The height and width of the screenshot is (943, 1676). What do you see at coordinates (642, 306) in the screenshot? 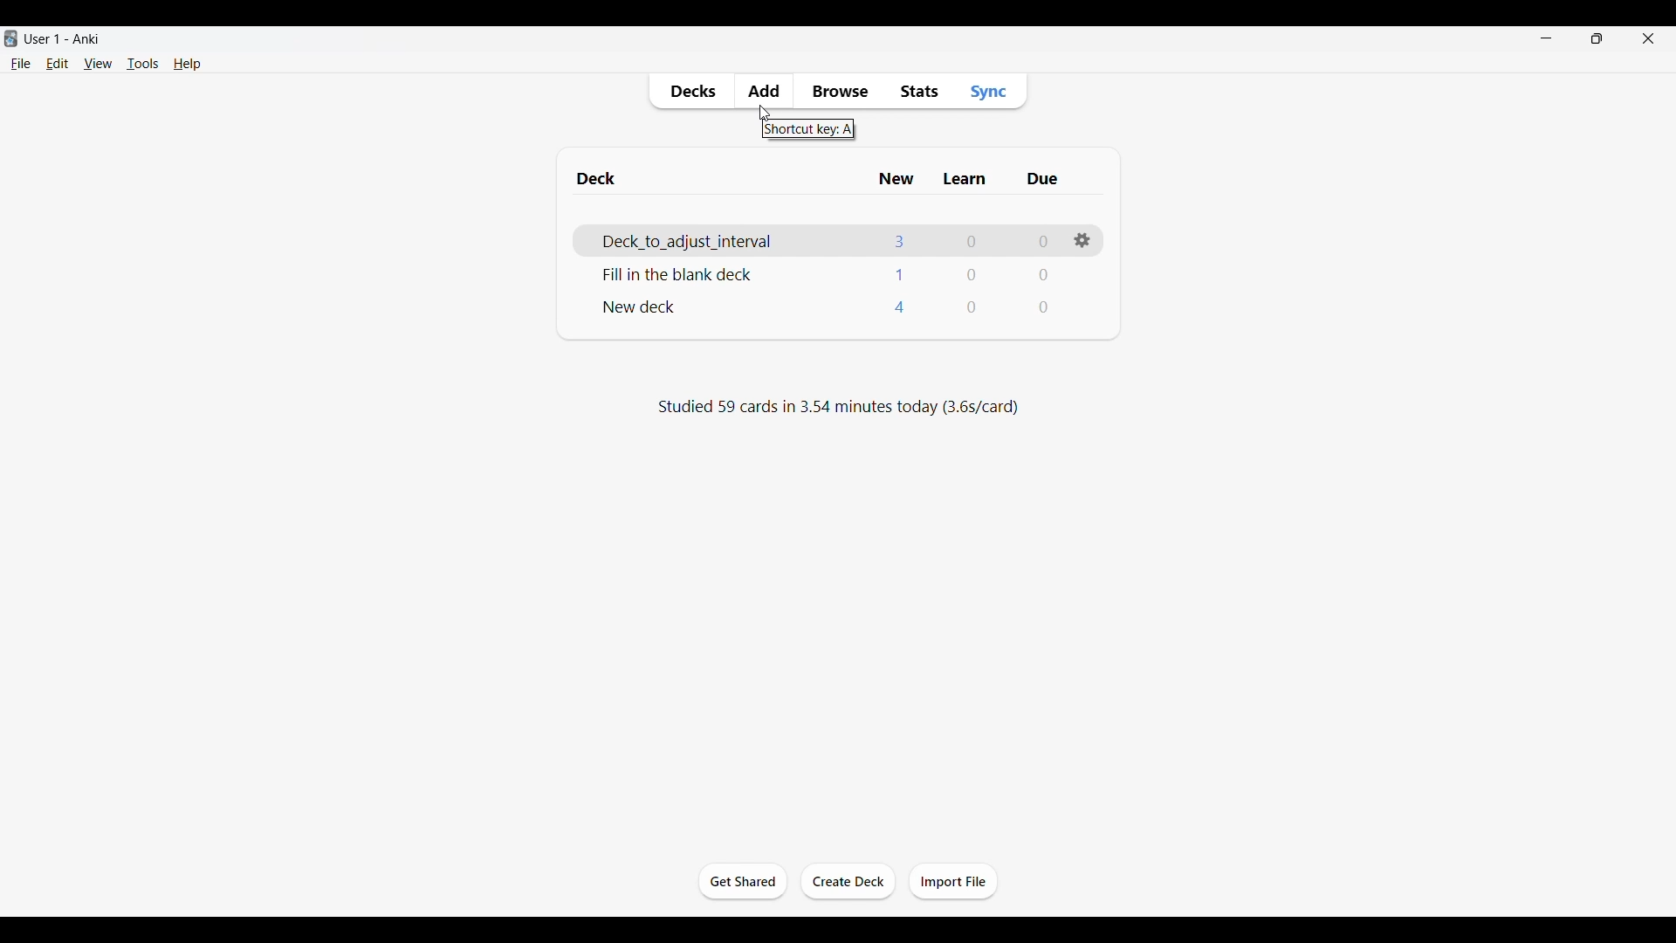
I see `Deck` at bounding box center [642, 306].